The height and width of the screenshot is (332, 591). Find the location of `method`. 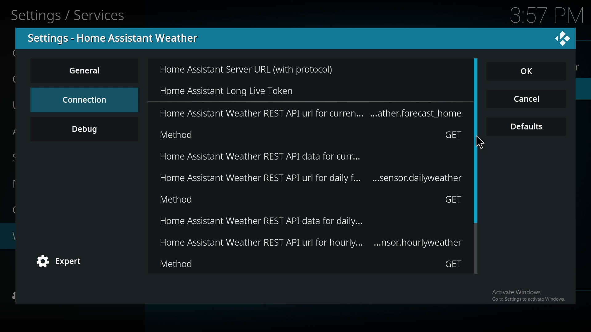

method is located at coordinates (312, 134).